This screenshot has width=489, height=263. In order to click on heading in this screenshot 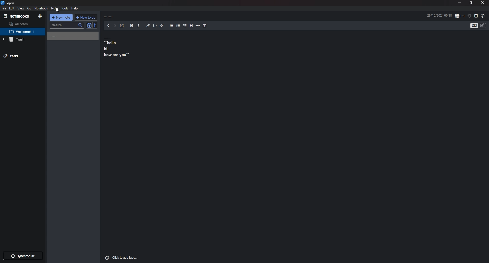, I will do `click(191, 26)`.